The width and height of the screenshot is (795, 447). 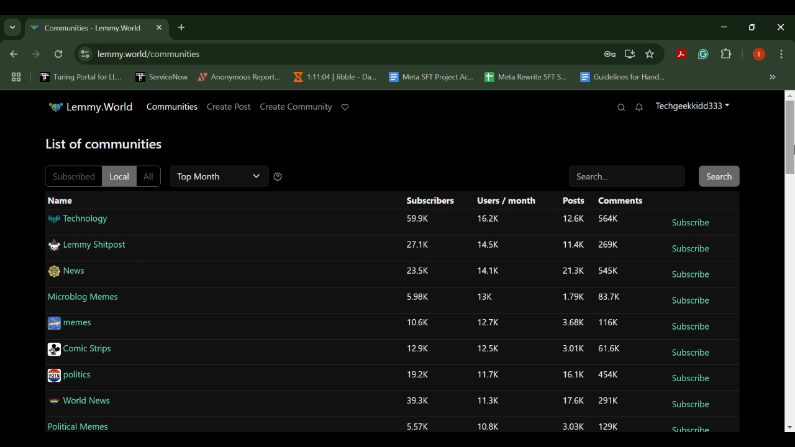 I want to click on 12.9K, so click(x=419, y=350).